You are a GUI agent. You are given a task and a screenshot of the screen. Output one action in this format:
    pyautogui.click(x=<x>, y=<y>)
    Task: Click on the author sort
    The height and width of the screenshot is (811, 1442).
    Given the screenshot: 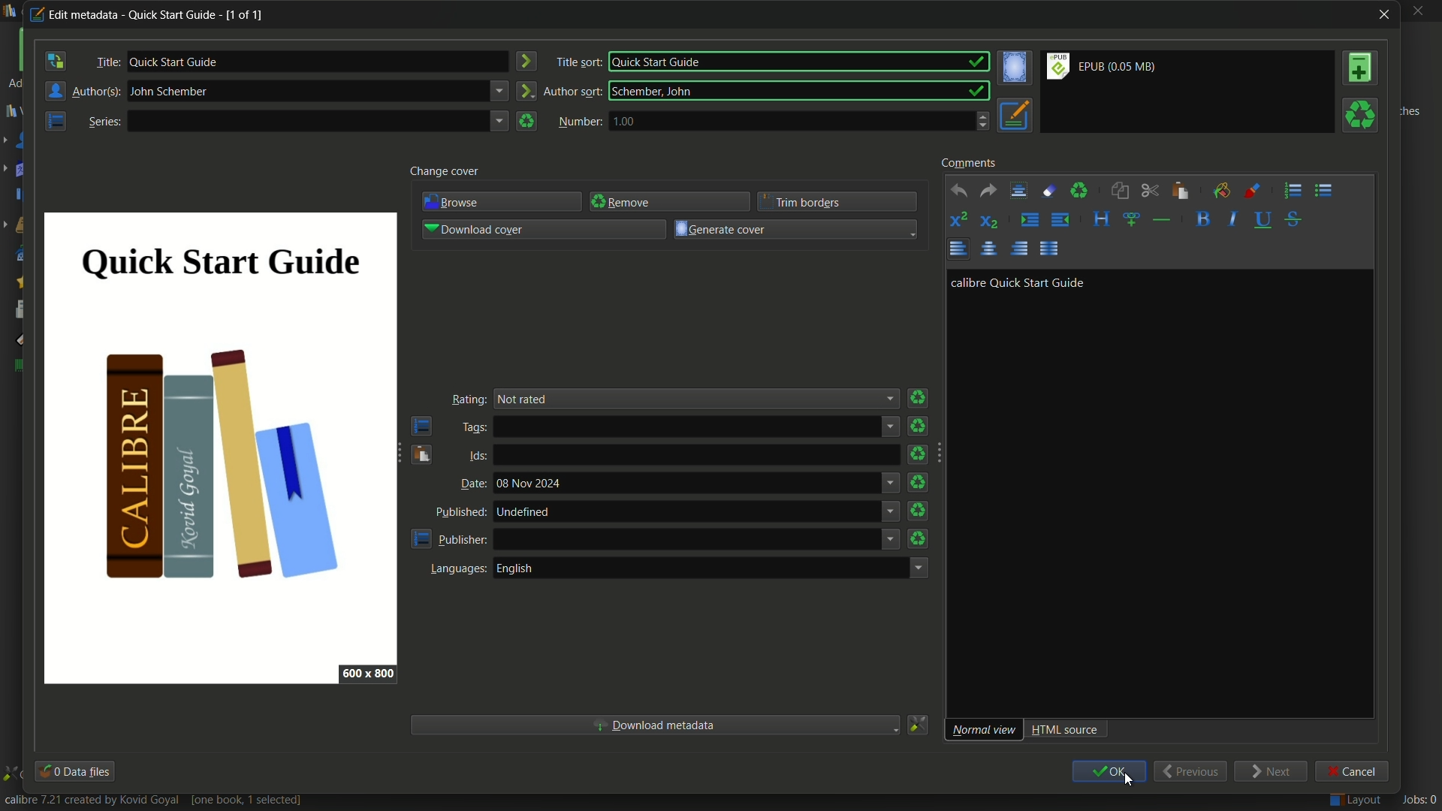 What is the action you would take?
    pyautogui.click(x=575, y=90)
    